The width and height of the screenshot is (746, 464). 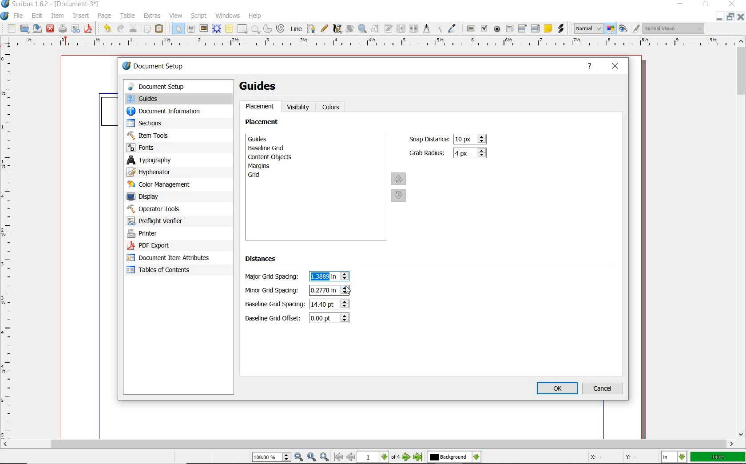 What do you see at coordinates (548, 28) in the screenshot?
I see `text annotation` at bounding box center [548, 28].